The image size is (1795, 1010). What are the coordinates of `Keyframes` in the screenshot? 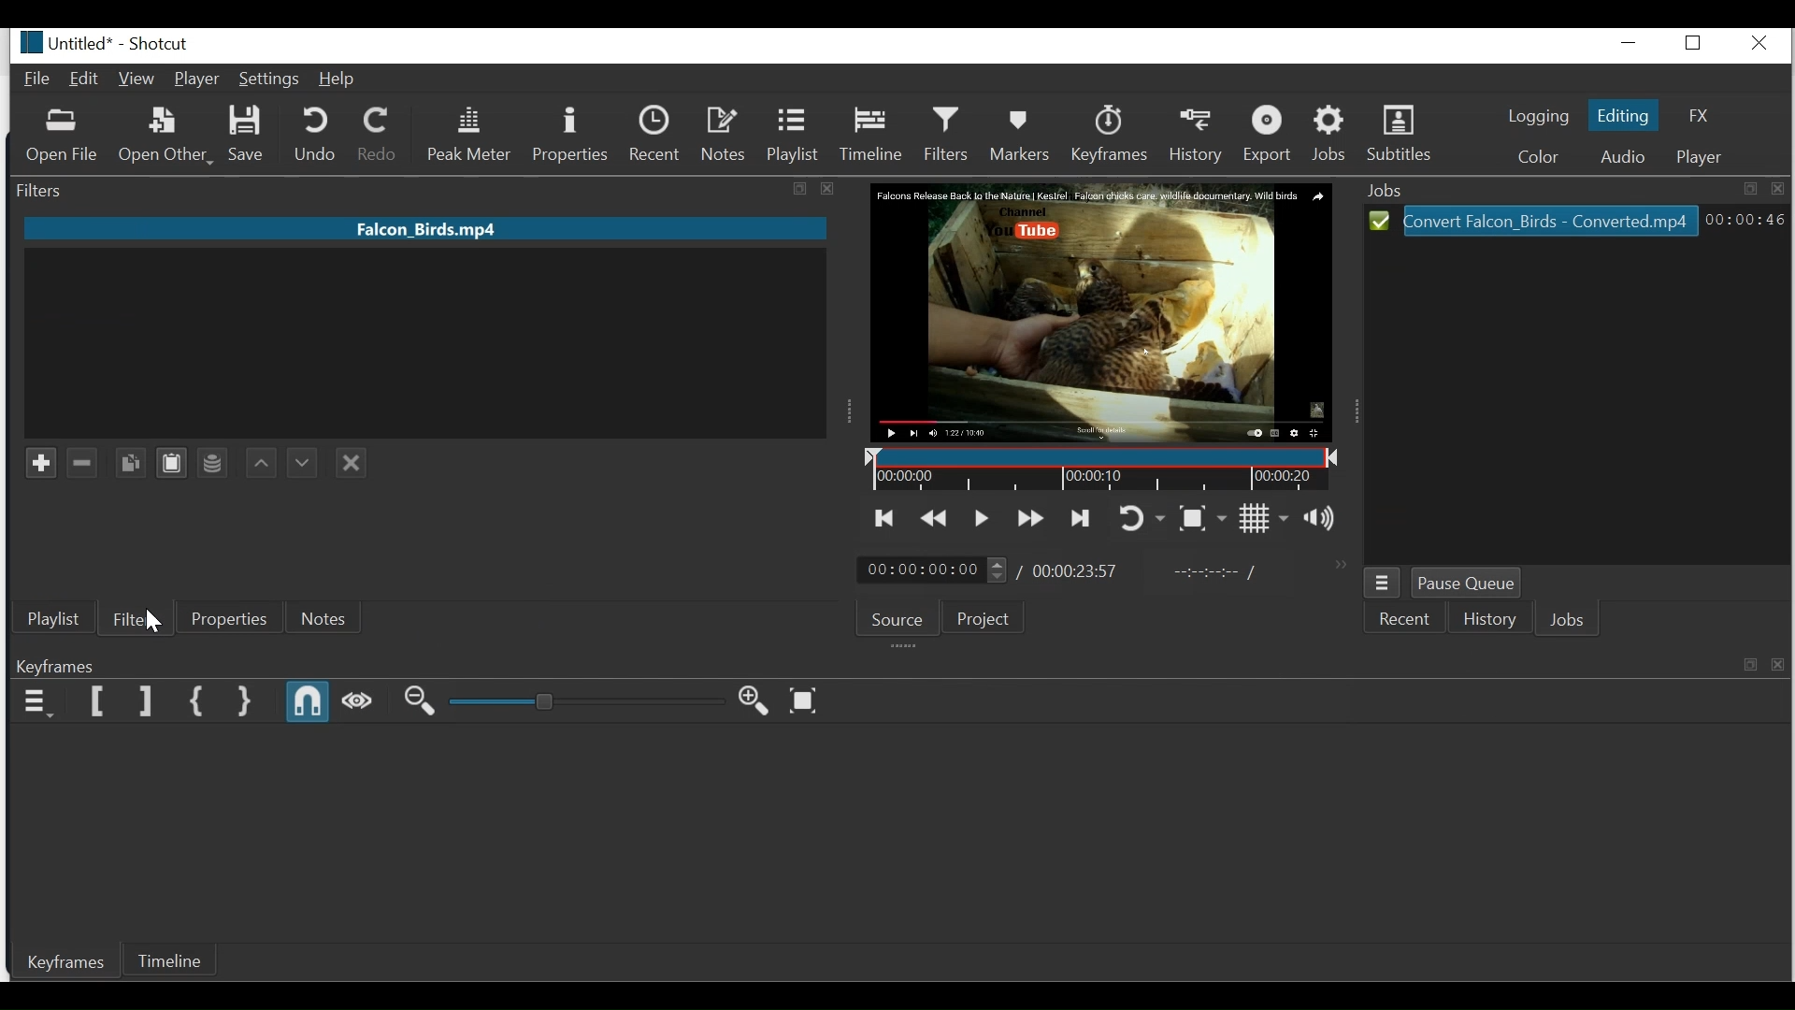 It's located at (899, 667).